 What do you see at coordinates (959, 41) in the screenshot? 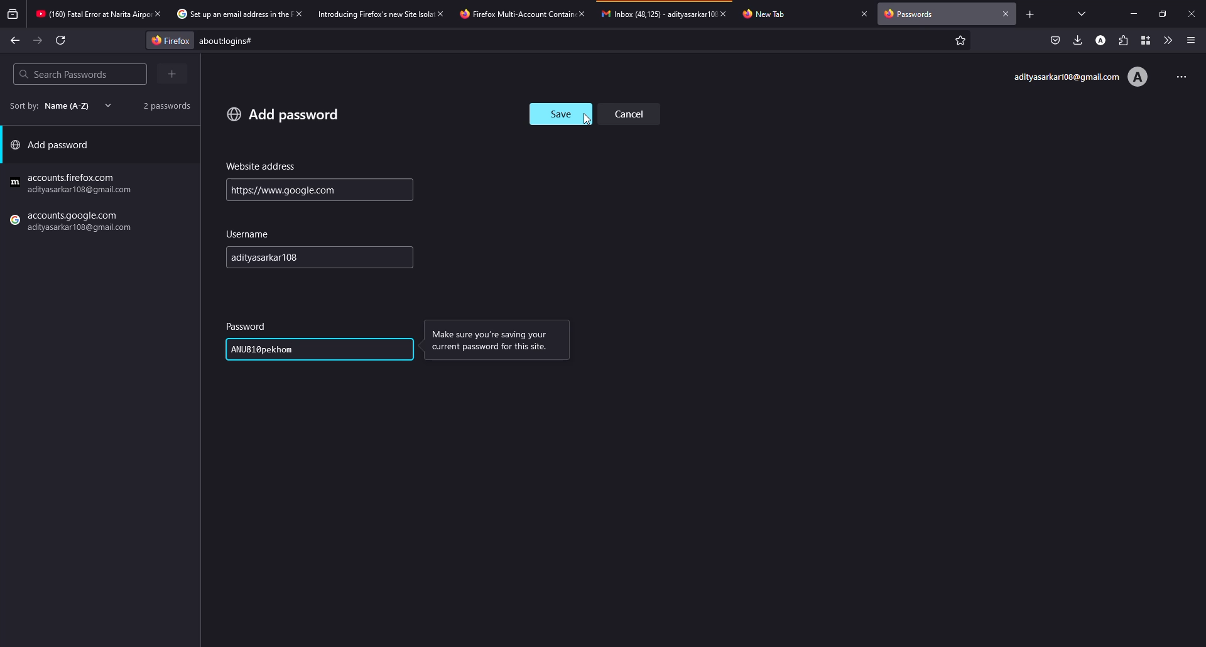
I see `favorites` at bounding box center [959, 41].